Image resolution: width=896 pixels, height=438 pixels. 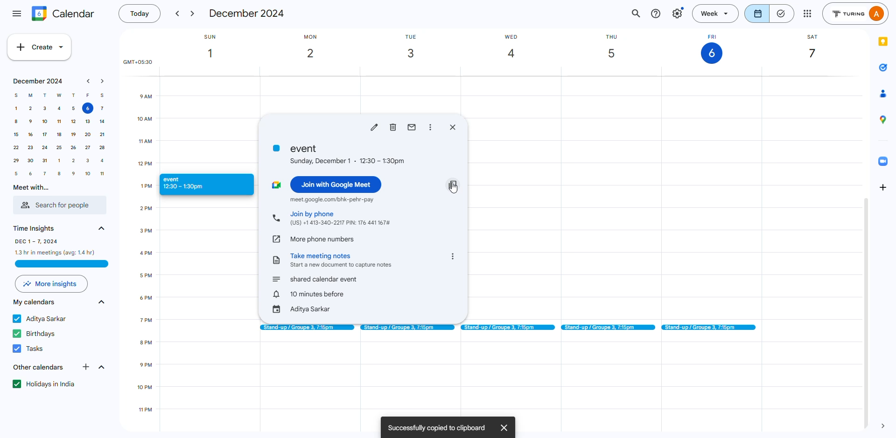 What do you see at coordinates (16, 148) in the screenshot?
I see `22` at bounding box center [16, 148].